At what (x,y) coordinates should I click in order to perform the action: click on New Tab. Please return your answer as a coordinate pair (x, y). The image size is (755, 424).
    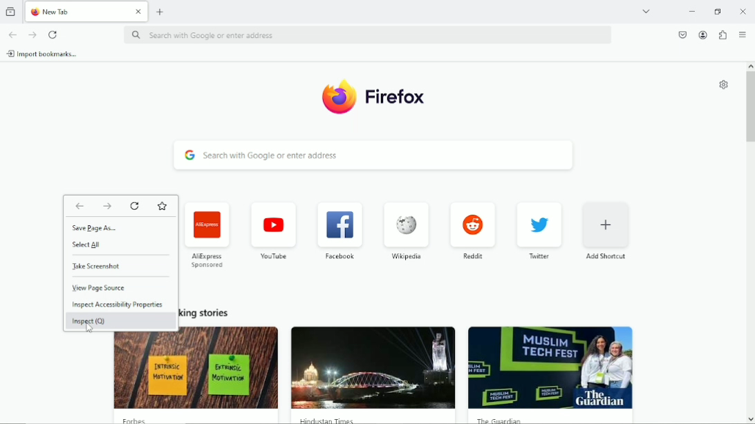
    Looking at the image, I should click on (76, 11).